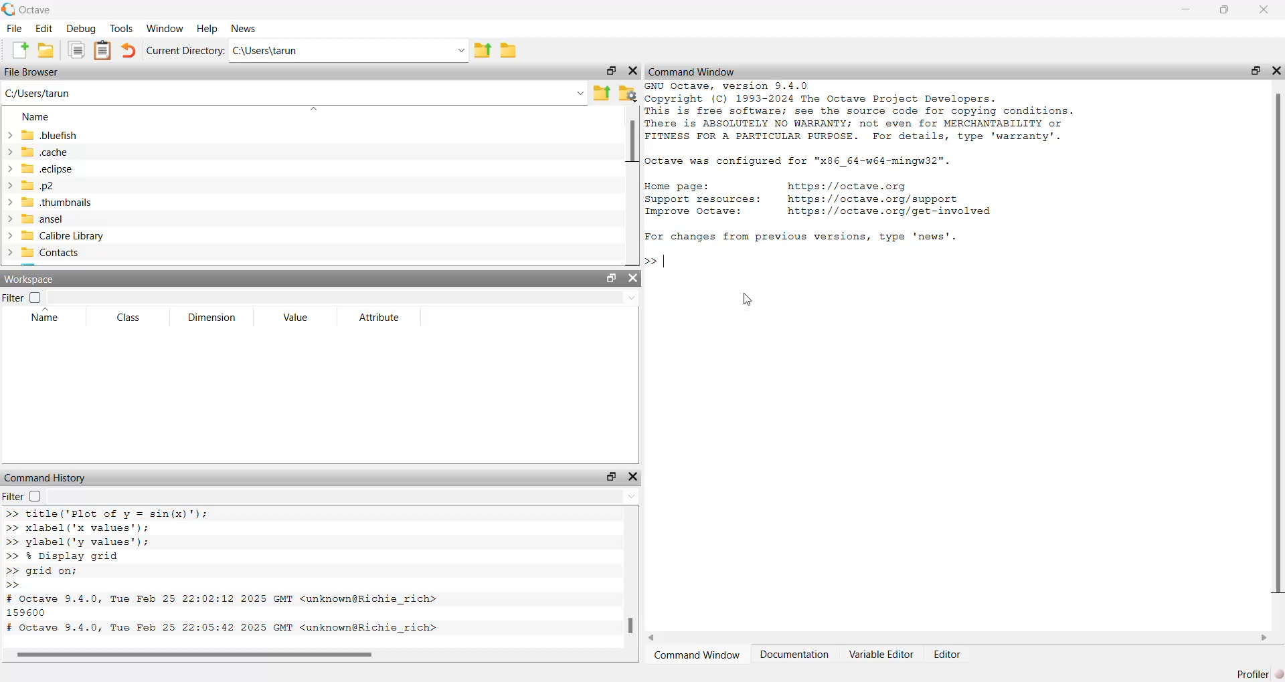 This screenshot has width=1285, height=682. What do you see at coordinates (43, 169) in the screenshot?
I see `.eclipse` at bounding box center [43, 169].